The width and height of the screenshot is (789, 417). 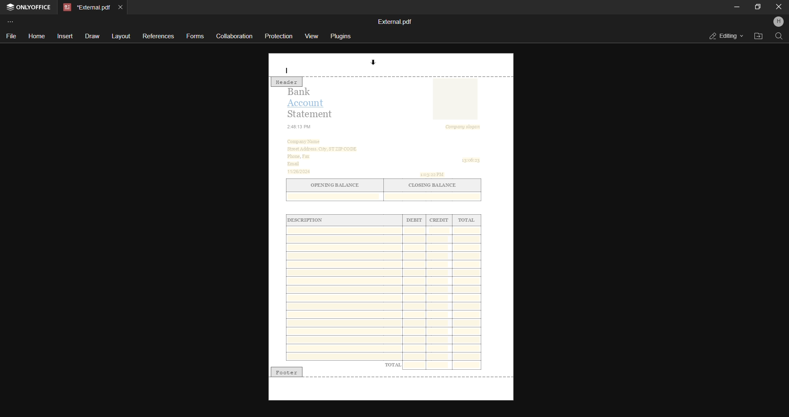 I want to click on draw, so click(x=91, y=36).